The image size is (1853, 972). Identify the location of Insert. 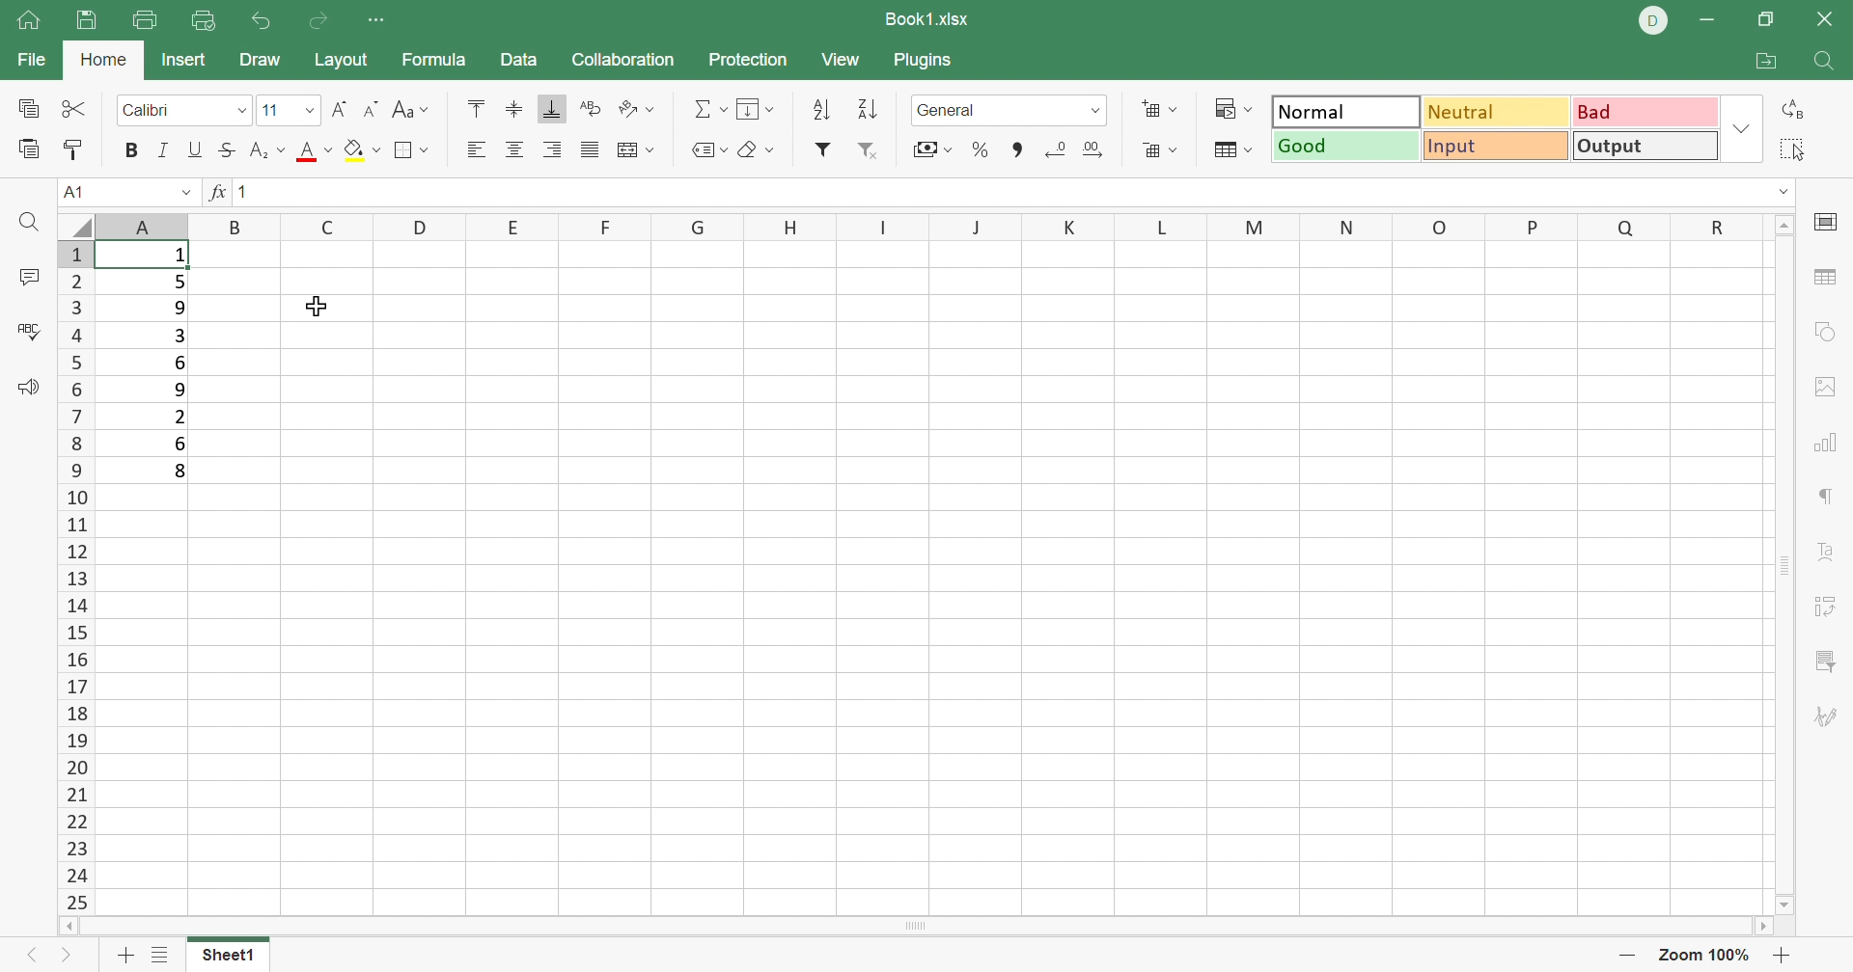
(182, 60).